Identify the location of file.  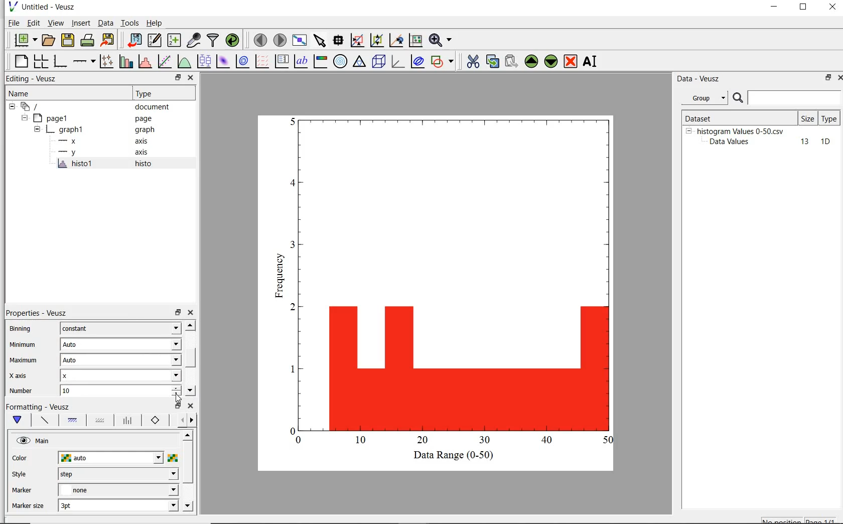
(13, 23).